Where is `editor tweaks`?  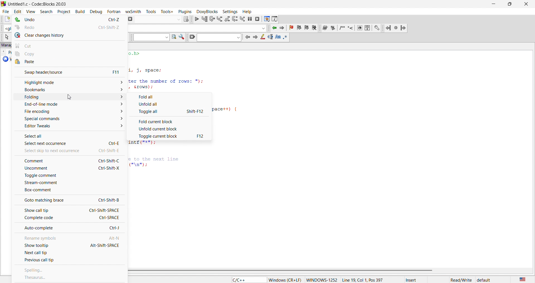 editor tweaks is located at coordinates (70, 126).